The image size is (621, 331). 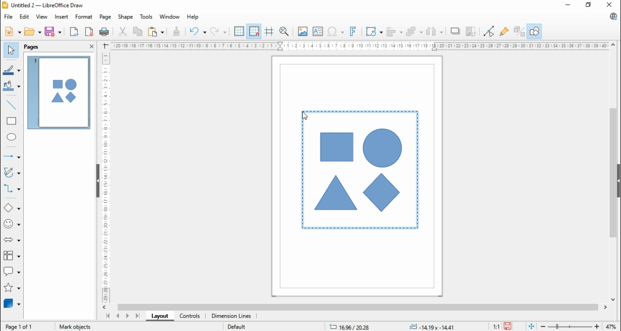 I want to click on page, so click(x=105, y=17).